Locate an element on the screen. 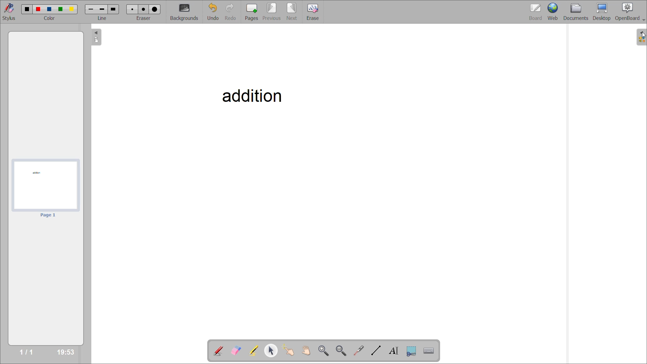 Image resolution: width=647 pixels, height=364 pixels. undo is located at coordinates (216, 12).